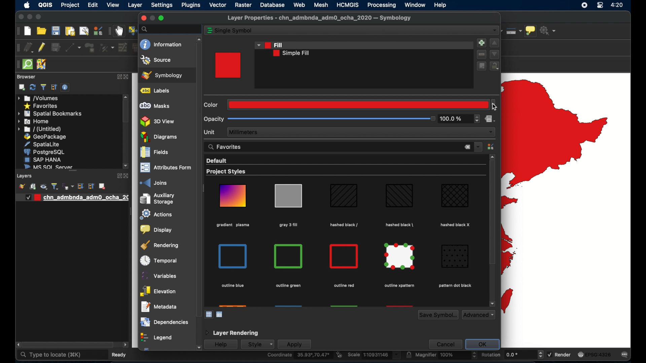  Describe the element at coordinates (102, 186) in the screenshot. I see `remove layer/group` at that location.